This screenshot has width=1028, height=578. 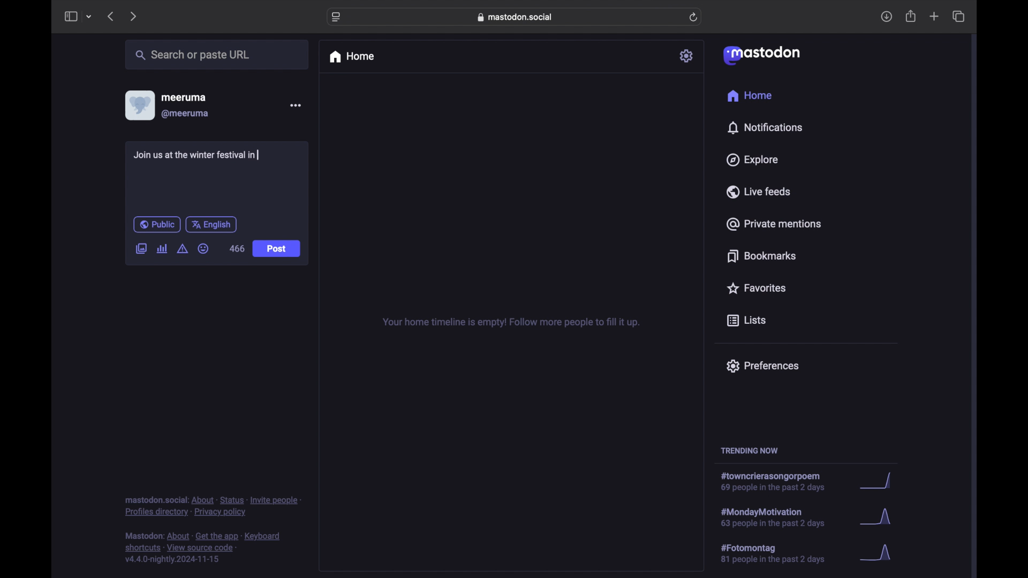 I want to click on hashtag trend, so click(x=780, y=516).